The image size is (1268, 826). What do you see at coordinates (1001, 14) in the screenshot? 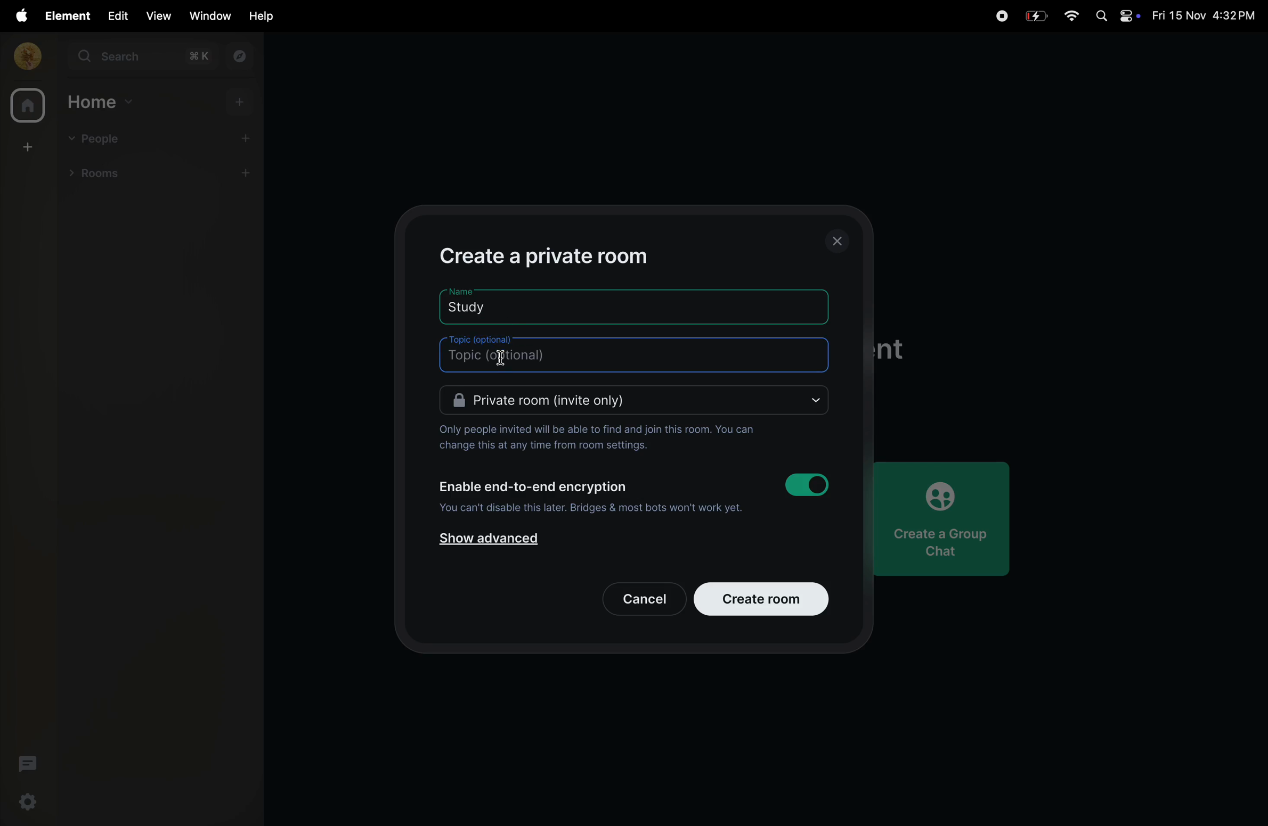
I see `record` at bounding box center [1001, 14].